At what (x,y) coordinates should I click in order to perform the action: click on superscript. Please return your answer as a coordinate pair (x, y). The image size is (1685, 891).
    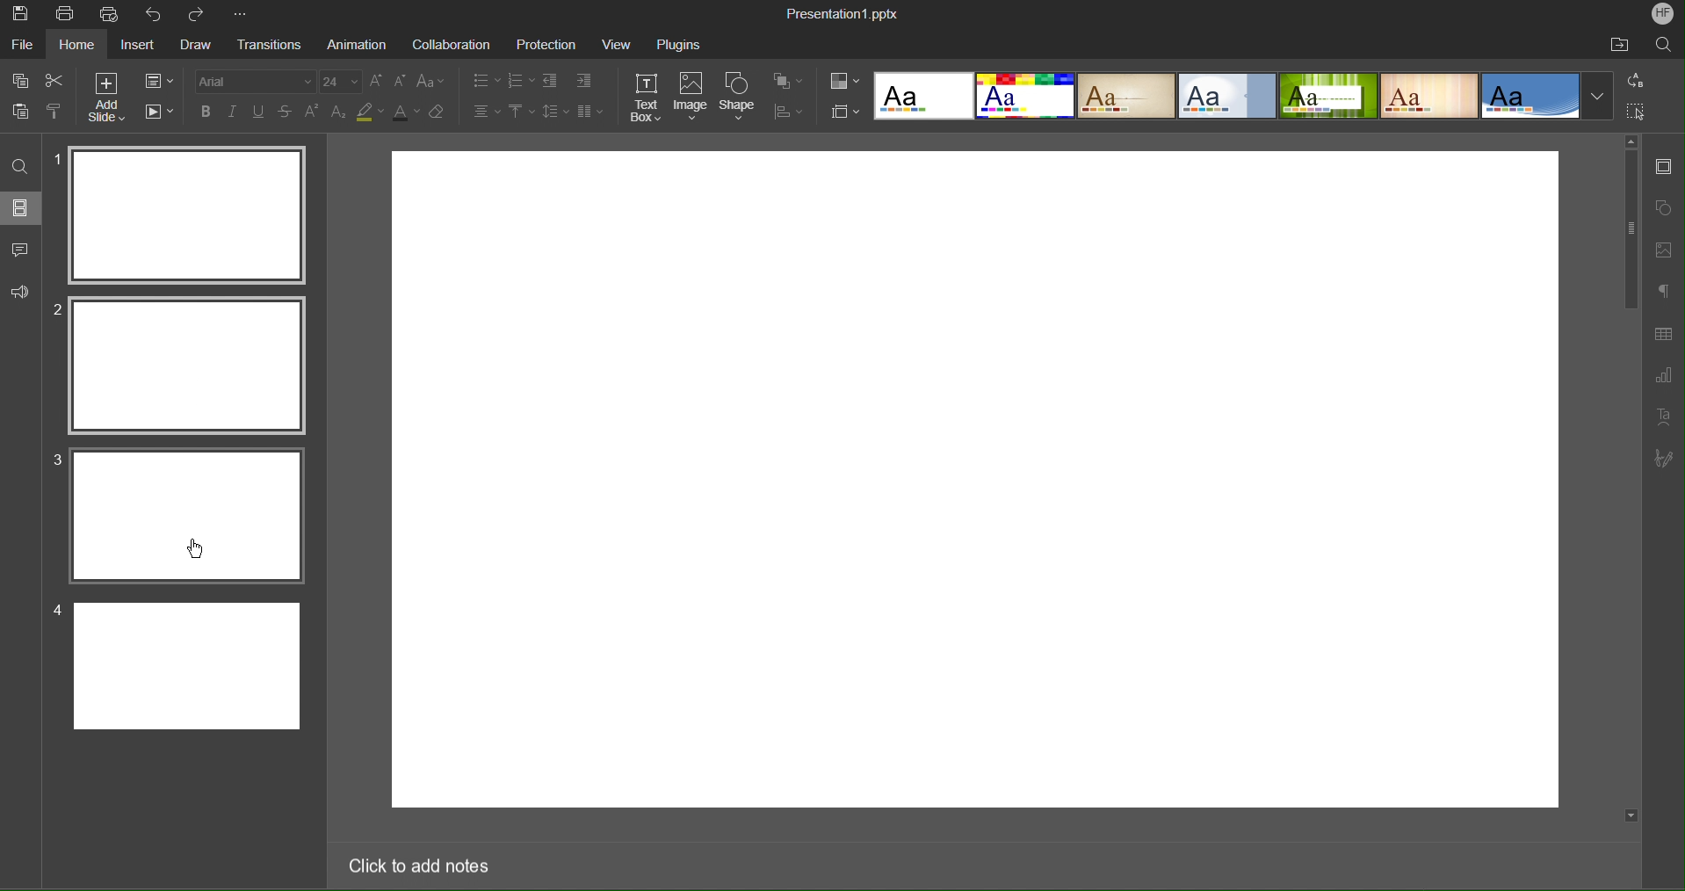
    Looking at the image, I should click on (314, 112).